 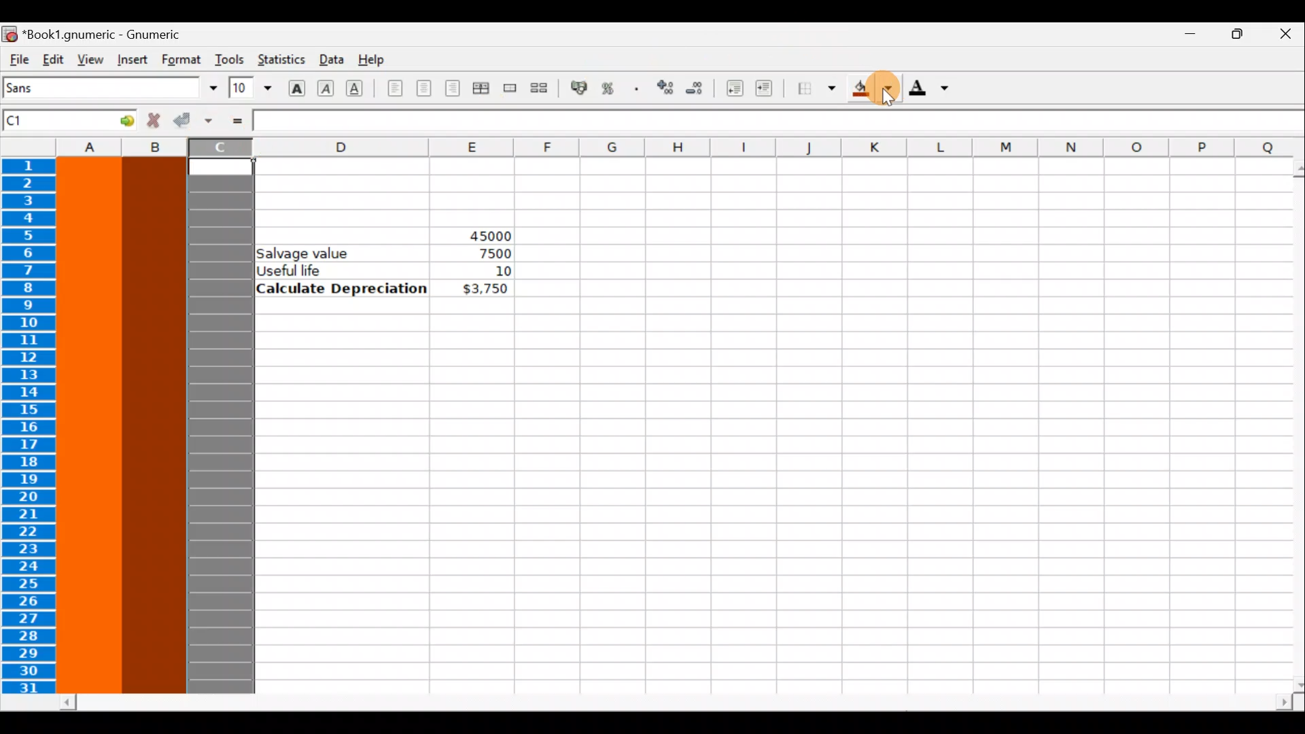 I want to click on $3,750, so click(x=484, y=290).